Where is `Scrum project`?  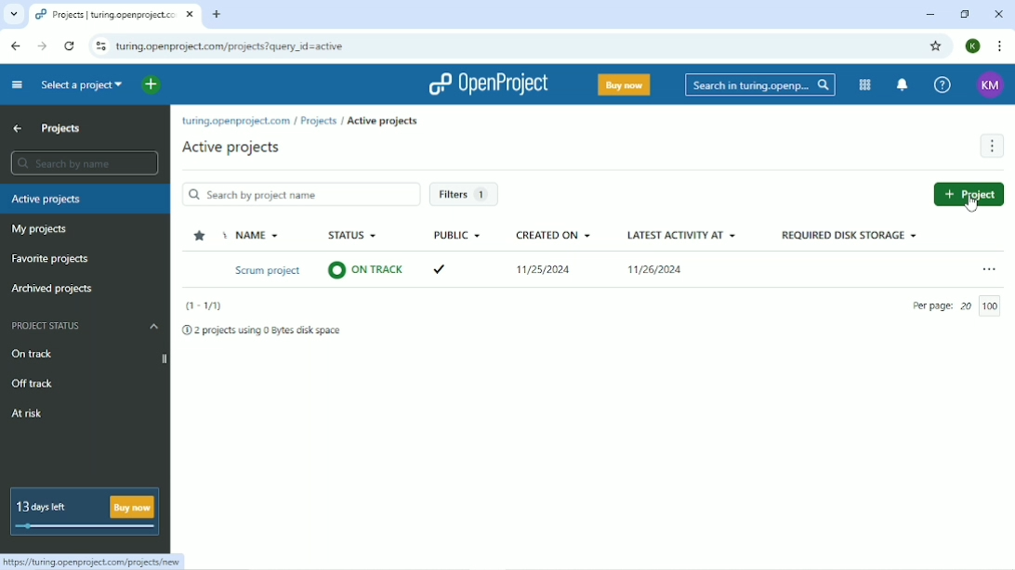
Scrum project is located at coordinates (266, 271).